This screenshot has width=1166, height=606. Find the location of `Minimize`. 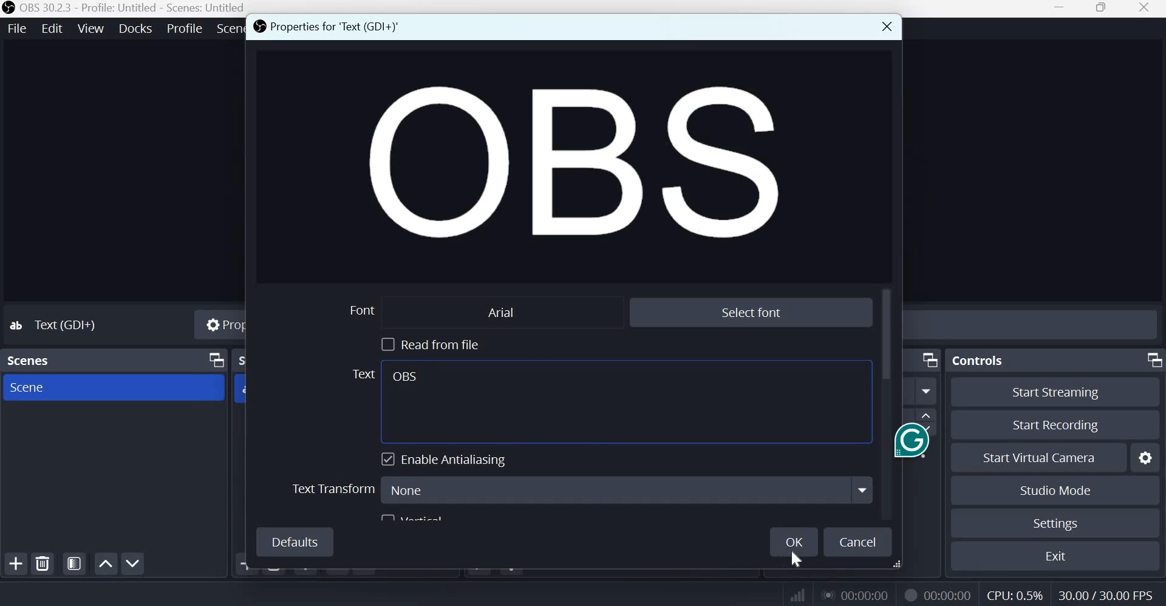

Minimize is located at coordinates (1060, 9).